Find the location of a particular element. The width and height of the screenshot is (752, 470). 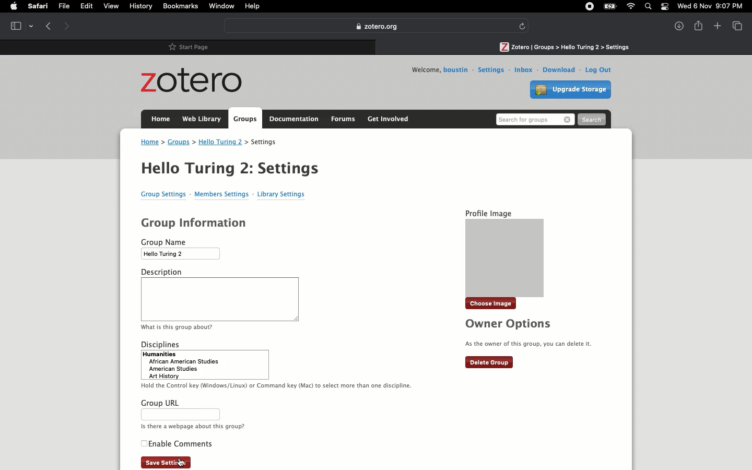

Apple logo is located at coordinates (13, 7).